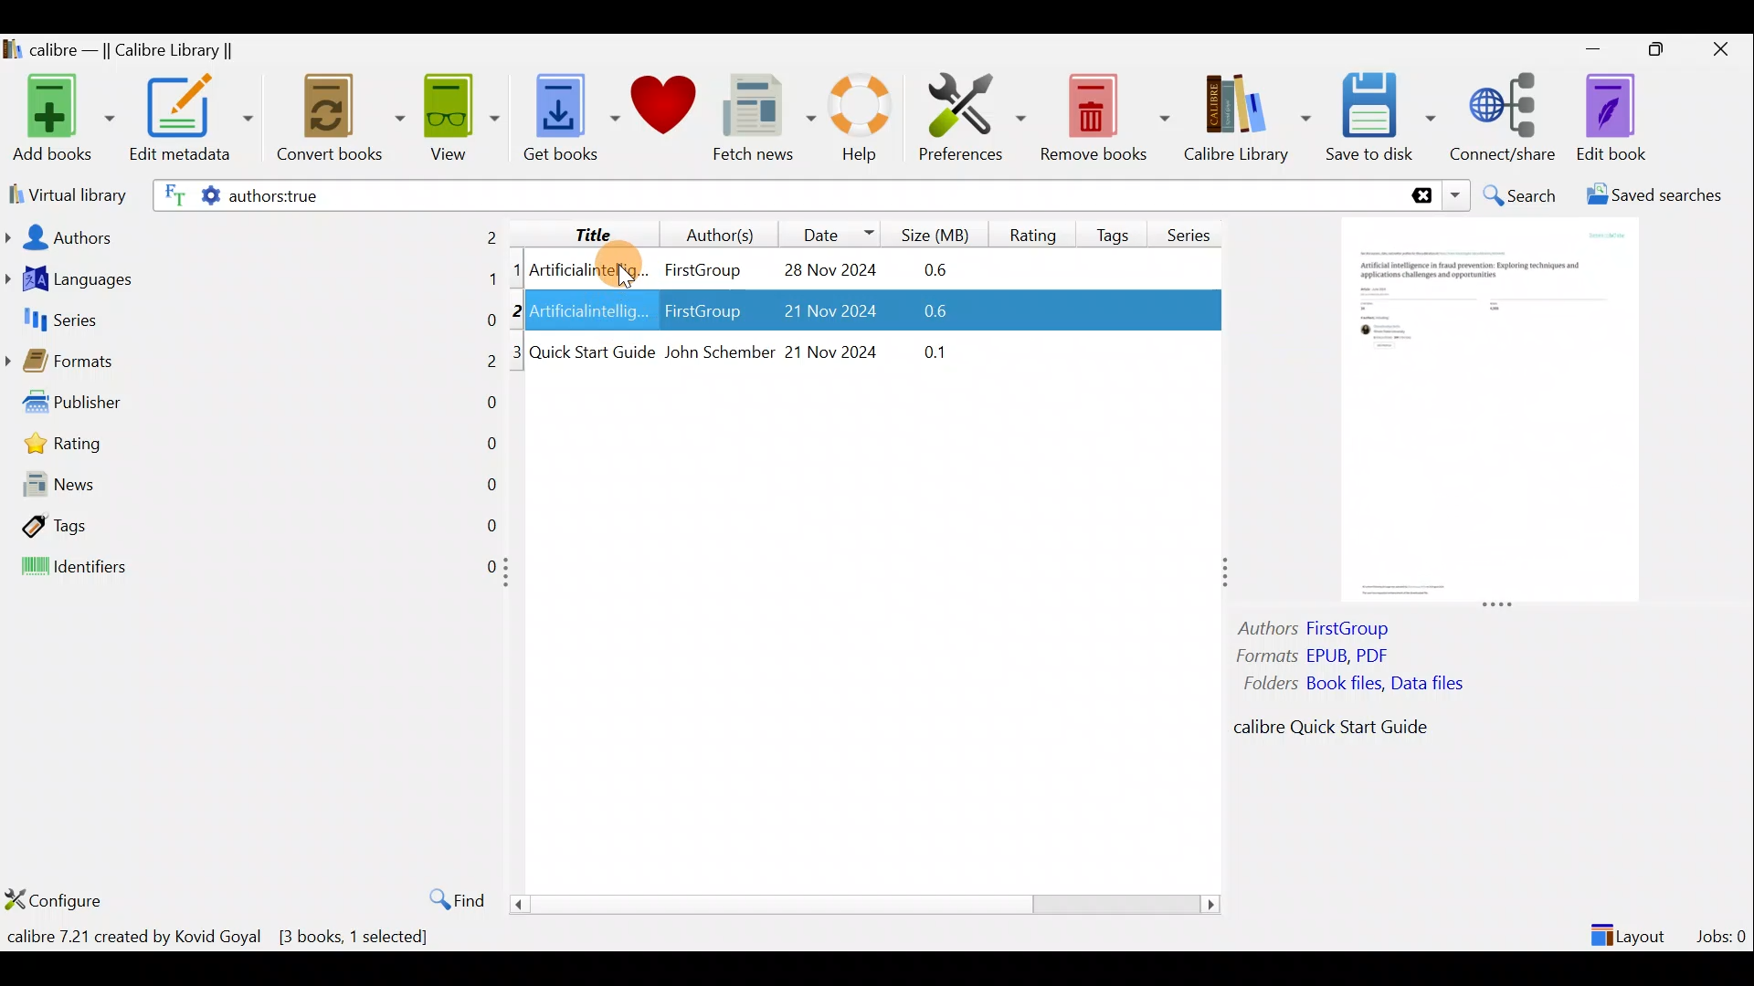 This screenshot has width=1754, height=986. I want to click on Help, so click(857, 121).